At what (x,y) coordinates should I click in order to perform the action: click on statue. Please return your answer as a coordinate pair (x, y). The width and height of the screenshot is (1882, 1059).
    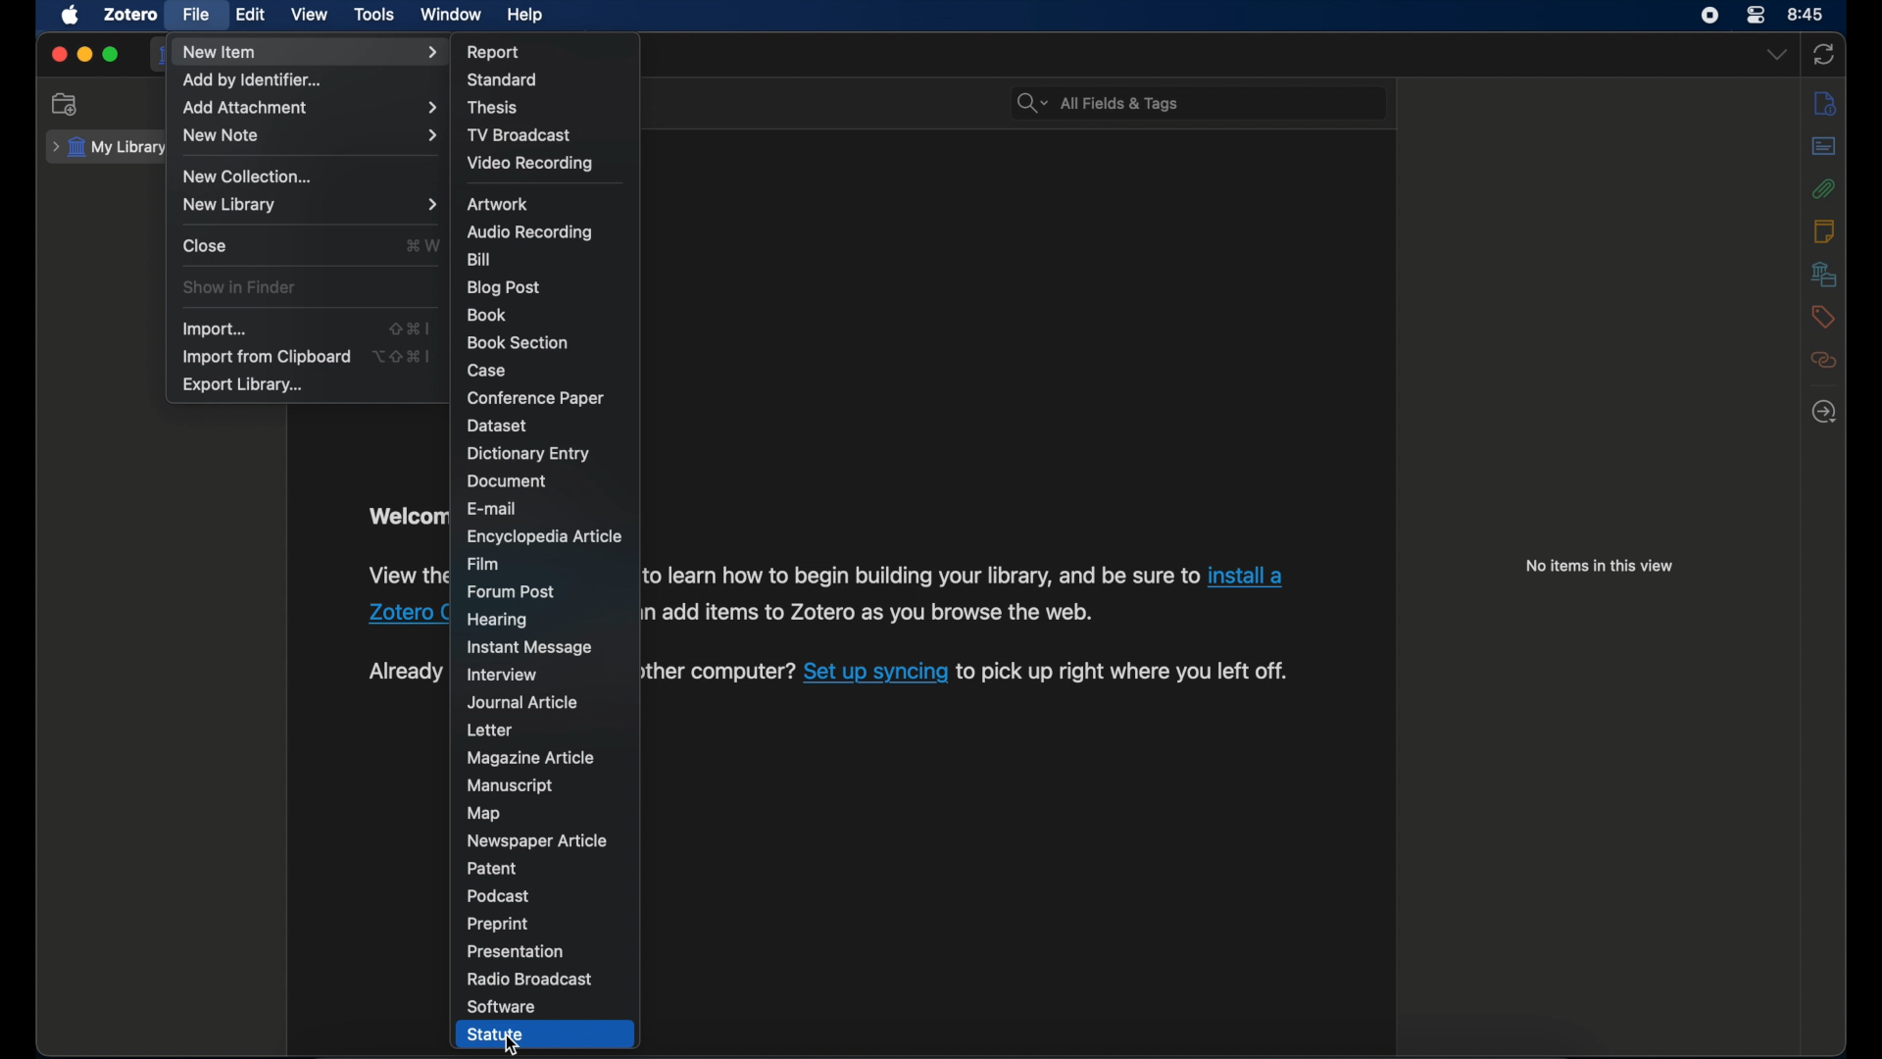
    Looking at the image, I should click on (496, 1034).